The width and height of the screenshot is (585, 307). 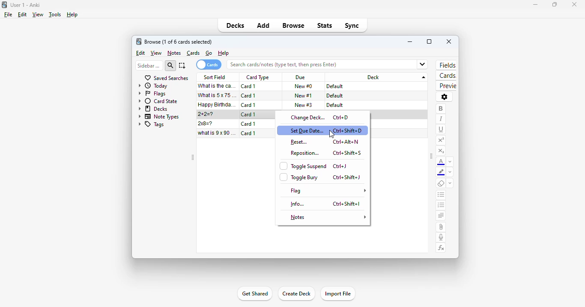 I want to click on 2+2=?, so click(x=206, y=114).